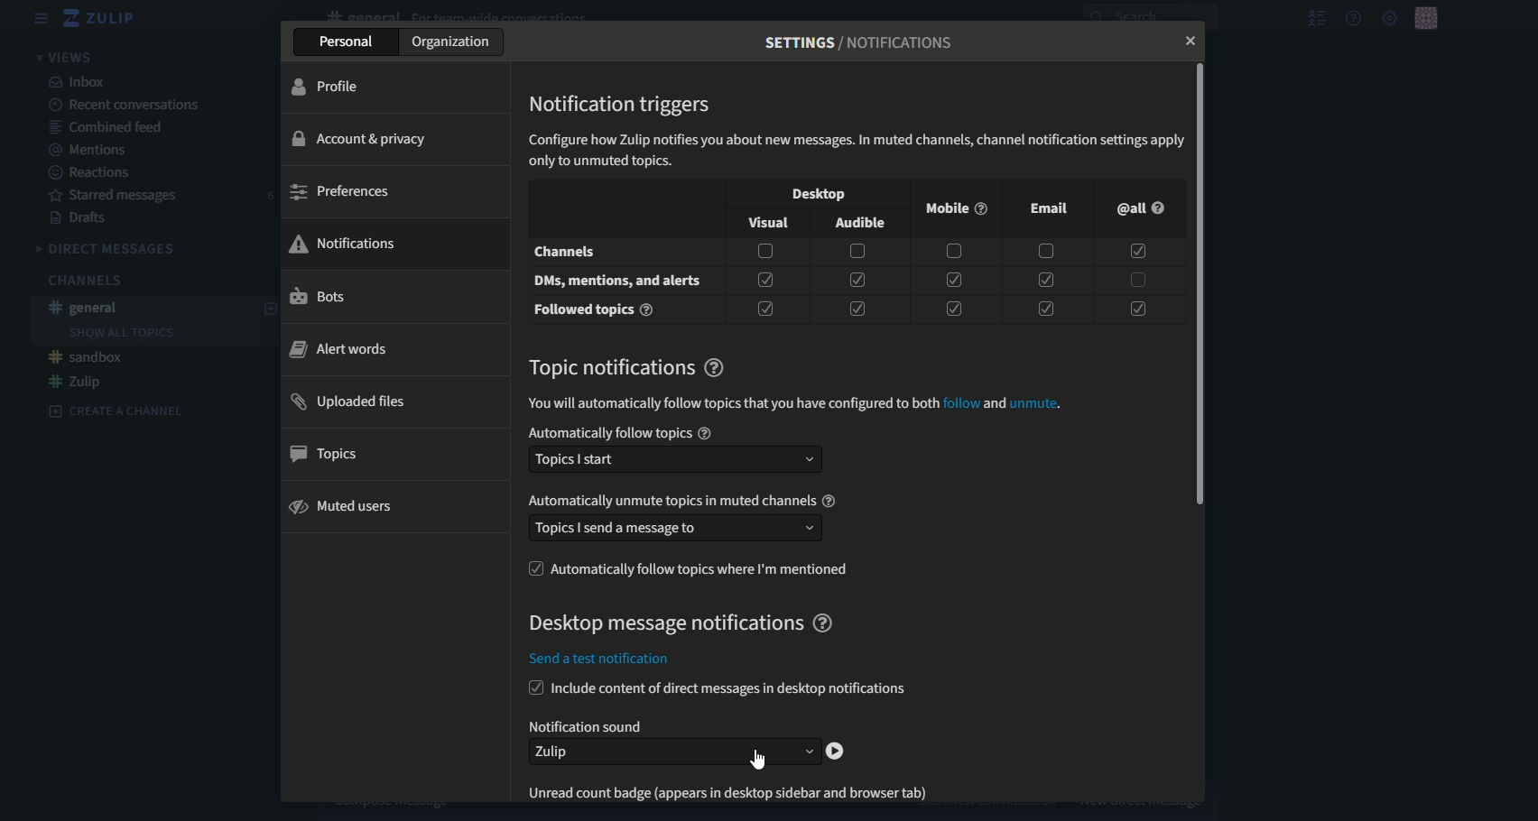  I want to click on text, so click(596, 310).